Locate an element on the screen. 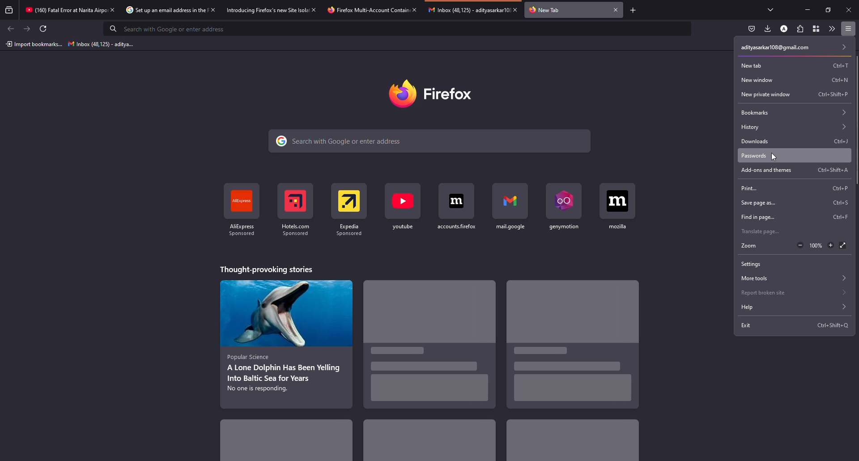 The height and width of the screenshot is (461, 859). minimize is located at coordinates (809, 10).